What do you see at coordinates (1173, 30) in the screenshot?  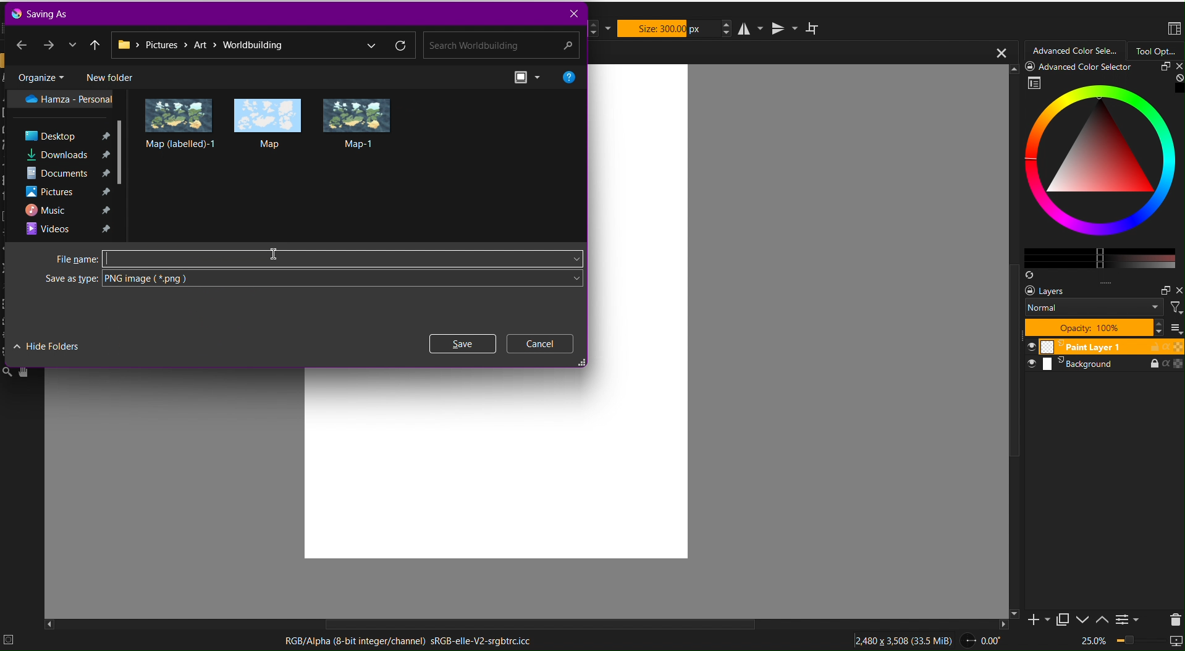 I see `Workspace` at bounding box center [1173, 30].